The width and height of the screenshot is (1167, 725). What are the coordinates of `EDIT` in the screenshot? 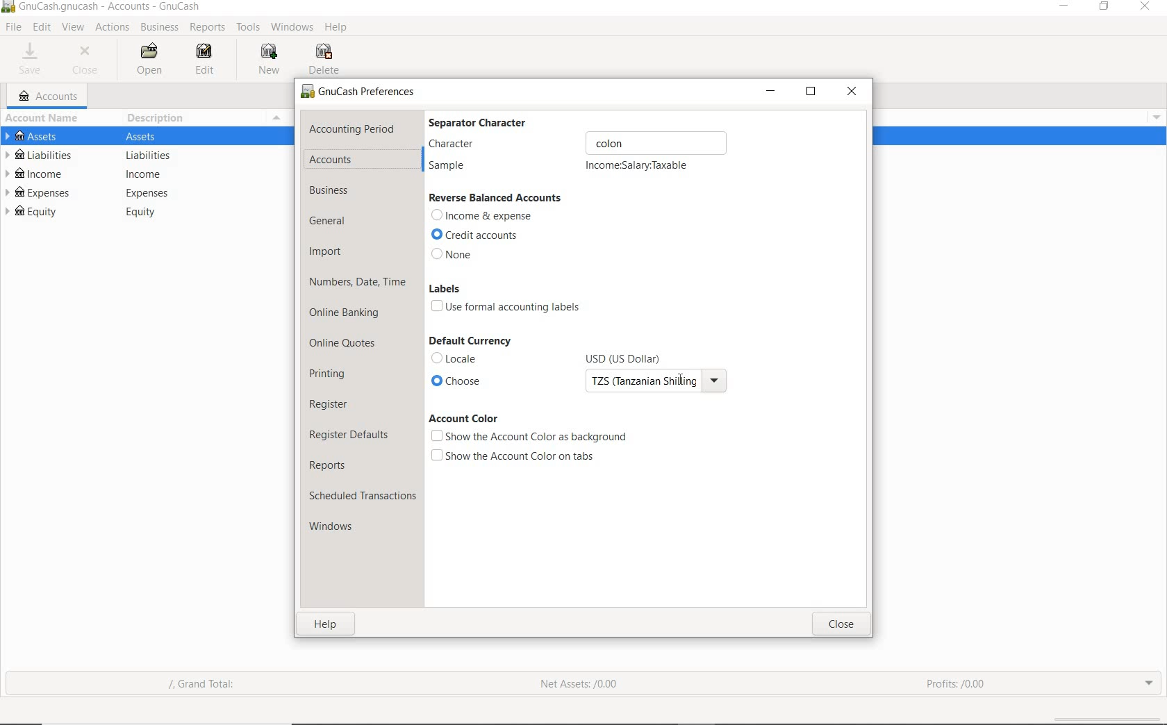 It's located at (204, 58).